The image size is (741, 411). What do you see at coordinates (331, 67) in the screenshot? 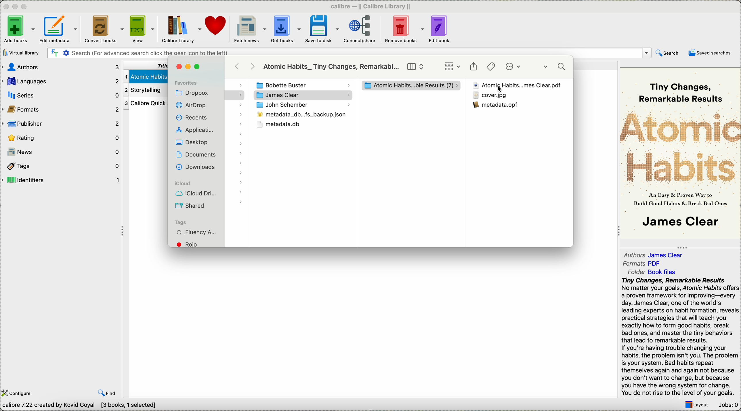
I see `book name` at bounding box center [331, 67].